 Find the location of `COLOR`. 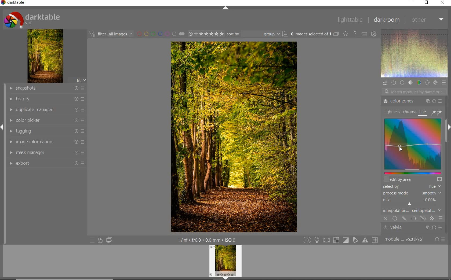

COLOR is located at coordinates (419, 83).